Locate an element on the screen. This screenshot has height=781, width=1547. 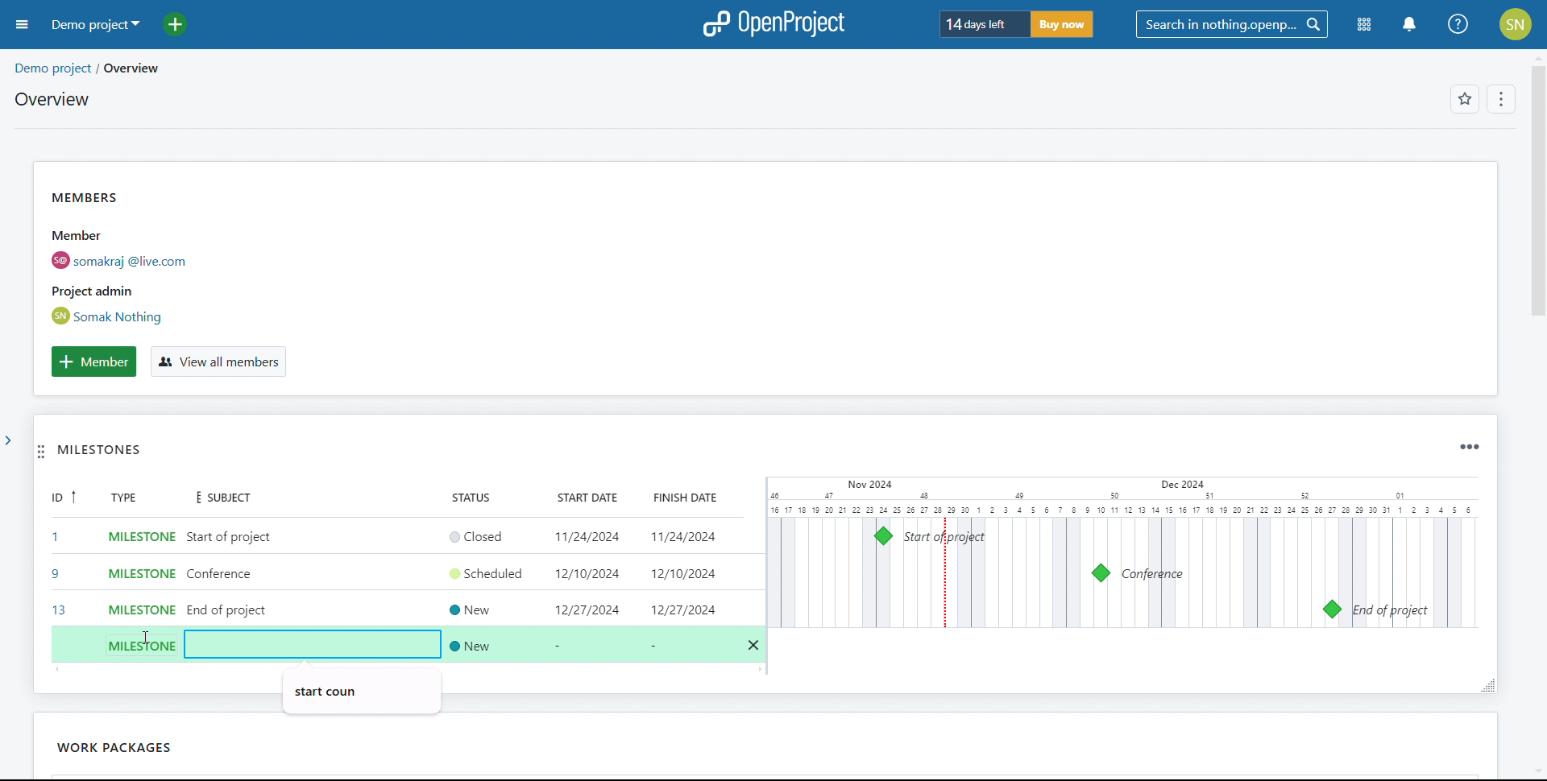
modules is located at coordinates (1365, 26).